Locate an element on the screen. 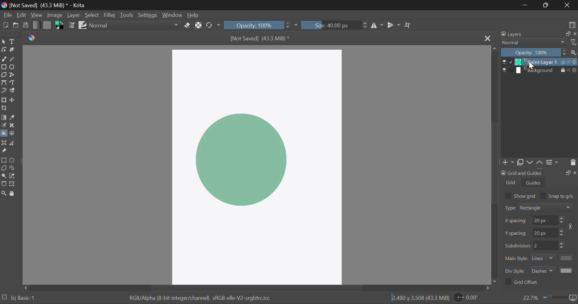 Image resolution: width=578 pixels, height=304 pixels. Select is located at coordinates (92, 15).